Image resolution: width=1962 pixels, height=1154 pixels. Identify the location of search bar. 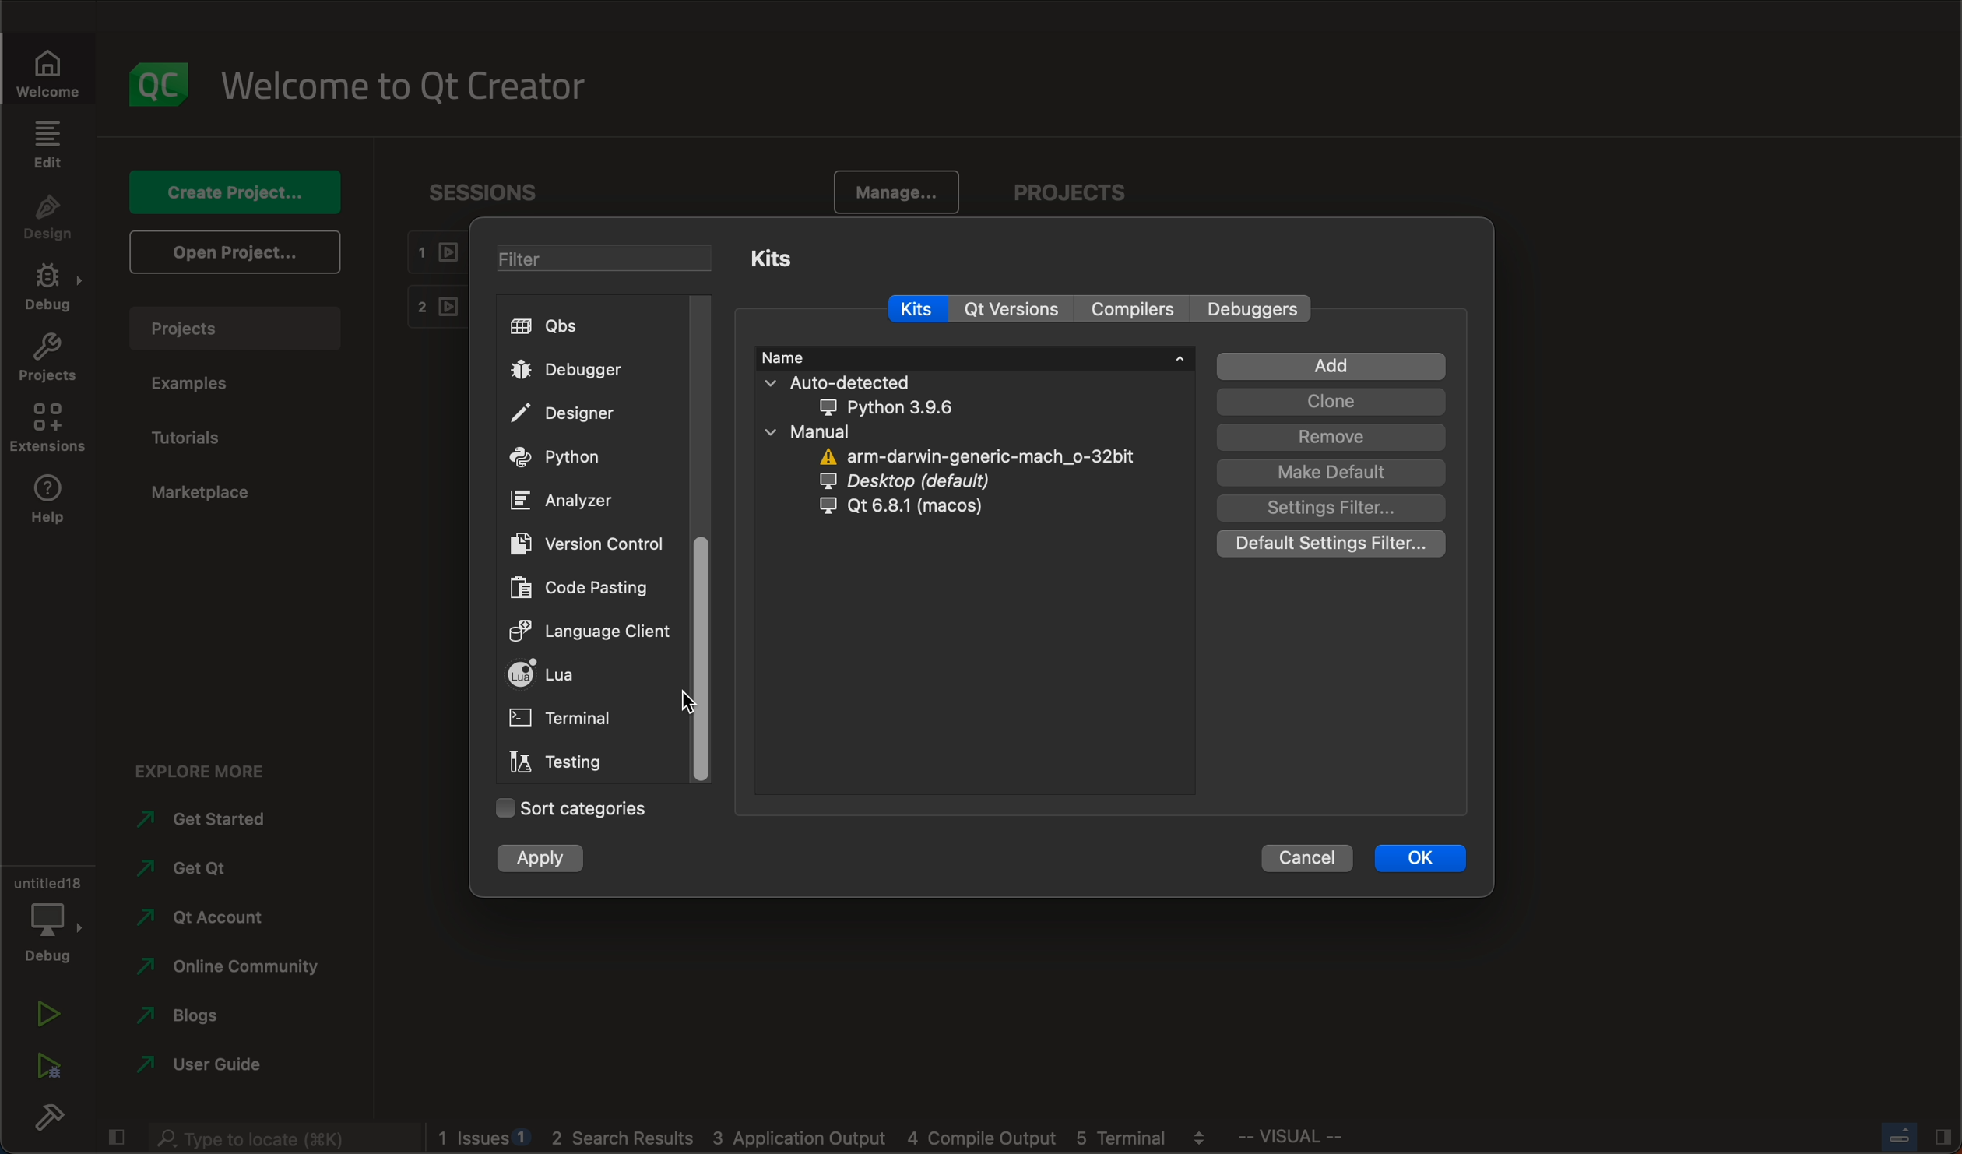
(272, 1137).